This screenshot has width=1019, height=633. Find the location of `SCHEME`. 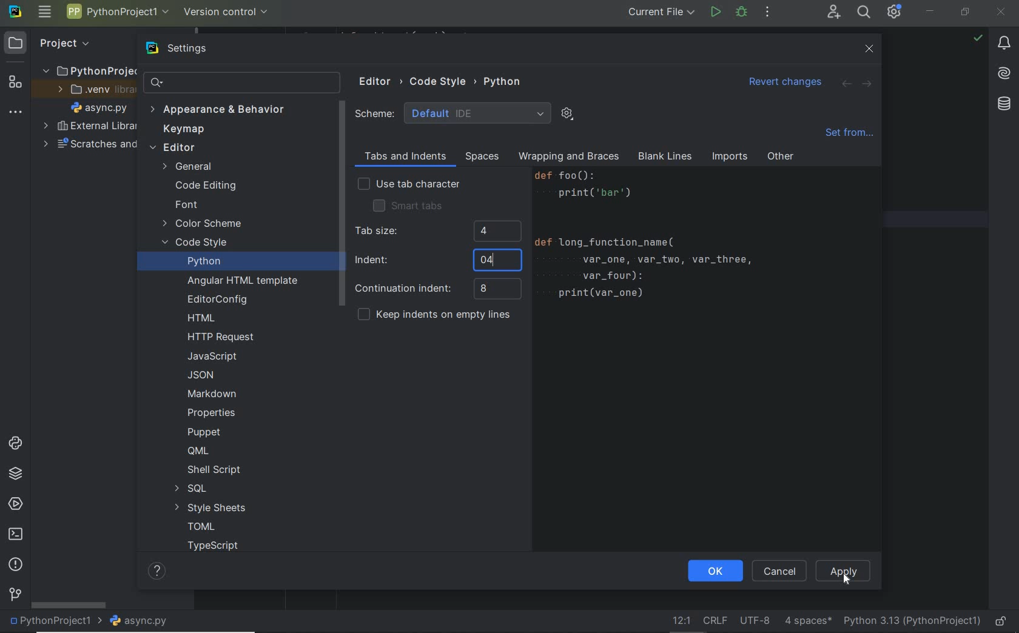

SCHEME is located at coordinates (454, 113).